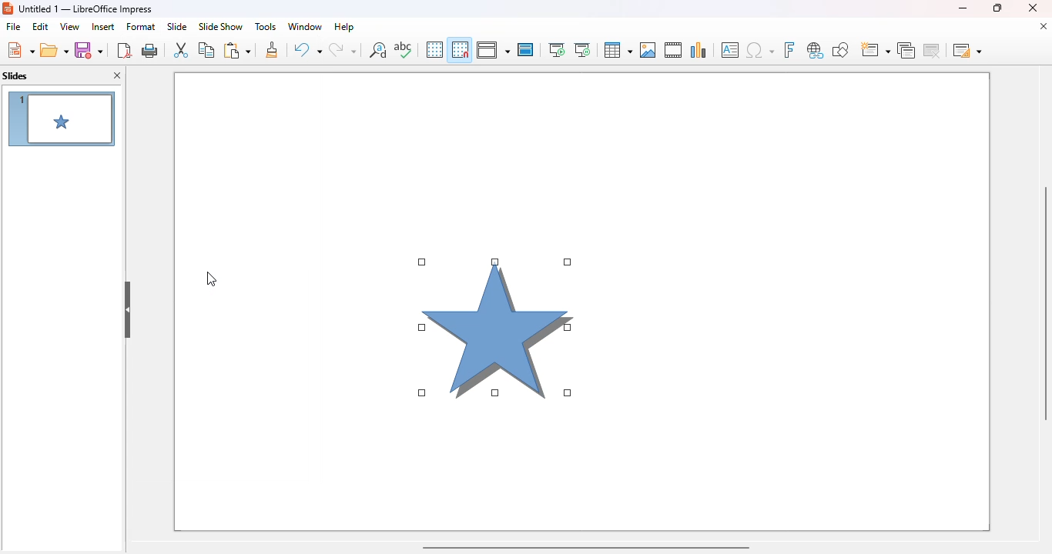 The image size is (1052, 554). What do you see at coordinates (556, 50) in the screenshot?
I see `start from first slide` at bounding box center [556, 50].